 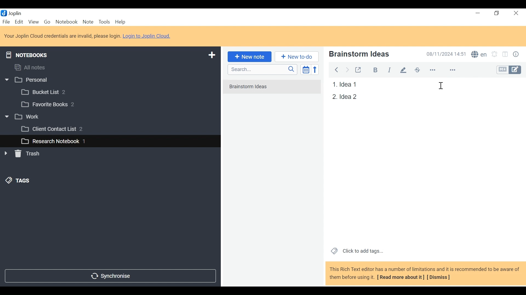 I want to click on Go, so click(x=47, y=21).